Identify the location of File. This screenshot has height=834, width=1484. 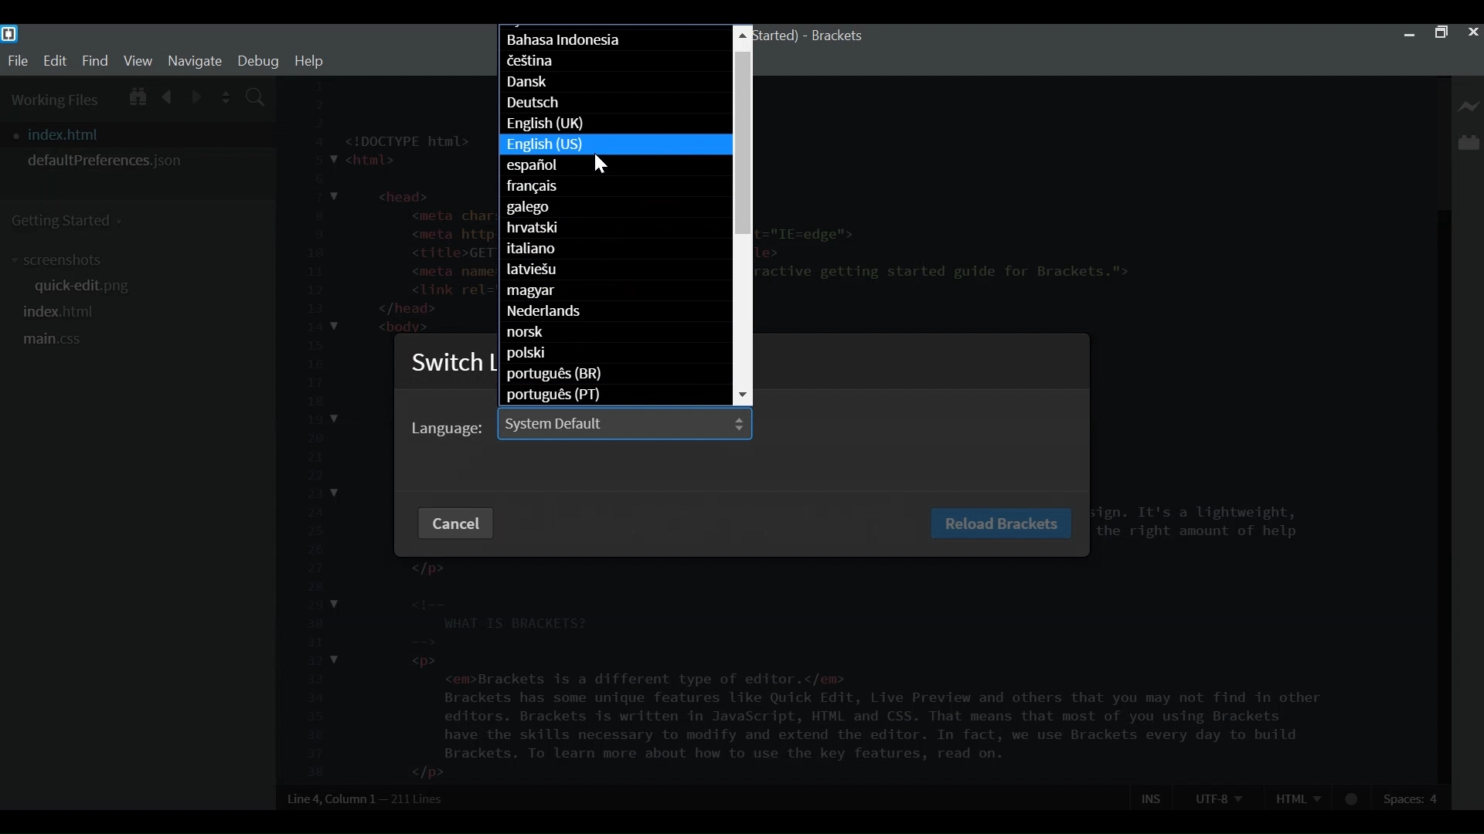
(17, 61).